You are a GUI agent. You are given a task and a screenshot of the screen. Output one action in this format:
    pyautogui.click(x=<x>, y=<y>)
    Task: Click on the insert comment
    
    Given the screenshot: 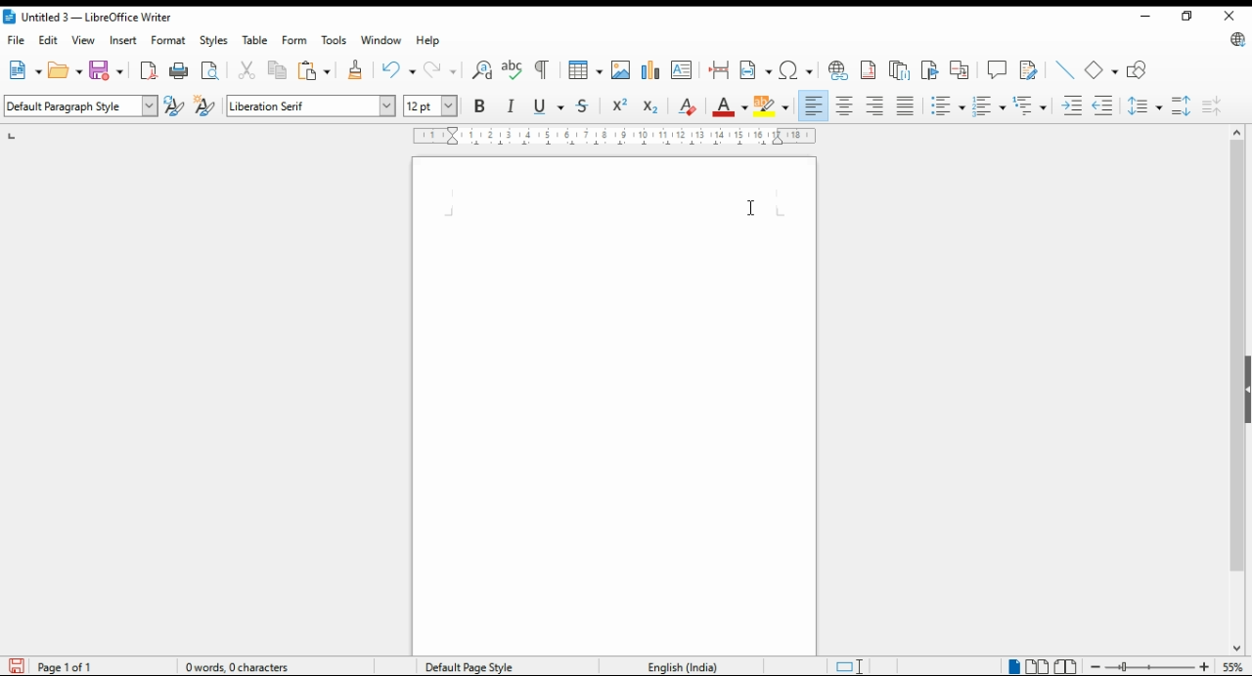 What is the action you would take?
    pyautogui.click(x=997, y=68)
    